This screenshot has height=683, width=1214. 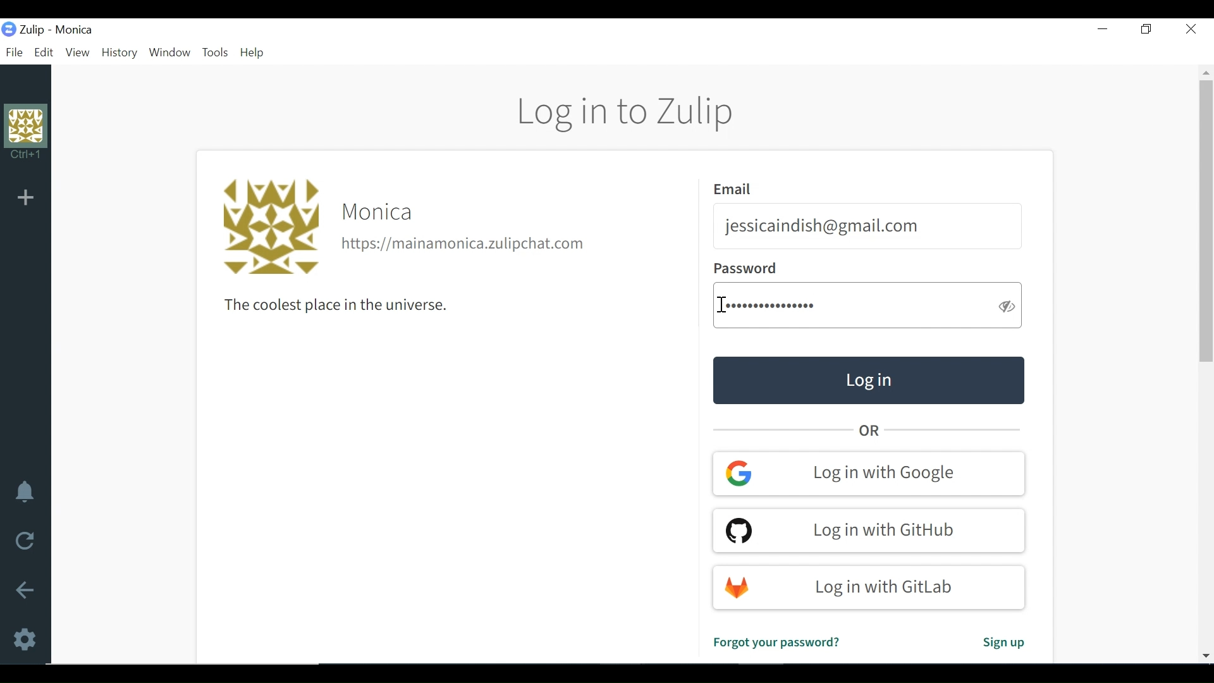 What do you see at coordinates (21, 541) in the screenshot?
I see `Reload` at bounding box center [21, 541].